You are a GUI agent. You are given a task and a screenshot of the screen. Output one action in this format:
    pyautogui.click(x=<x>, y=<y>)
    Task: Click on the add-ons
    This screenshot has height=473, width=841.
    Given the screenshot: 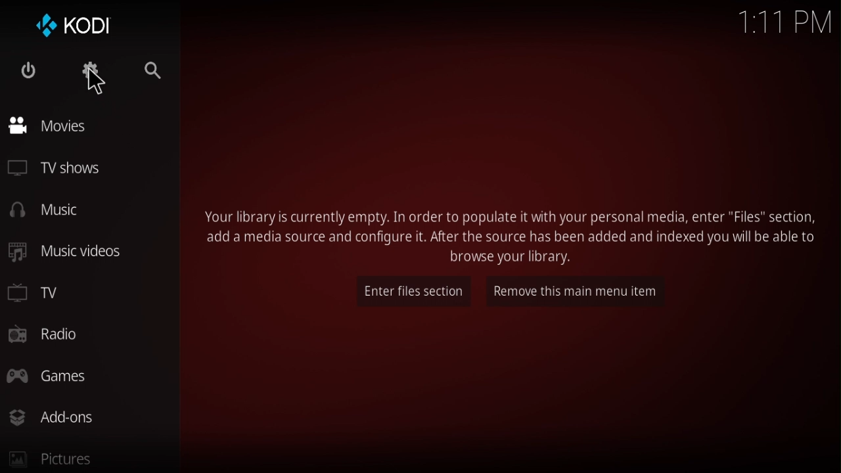 What is the action you would take?
    pyautogui.click(x=55, y=415)
    